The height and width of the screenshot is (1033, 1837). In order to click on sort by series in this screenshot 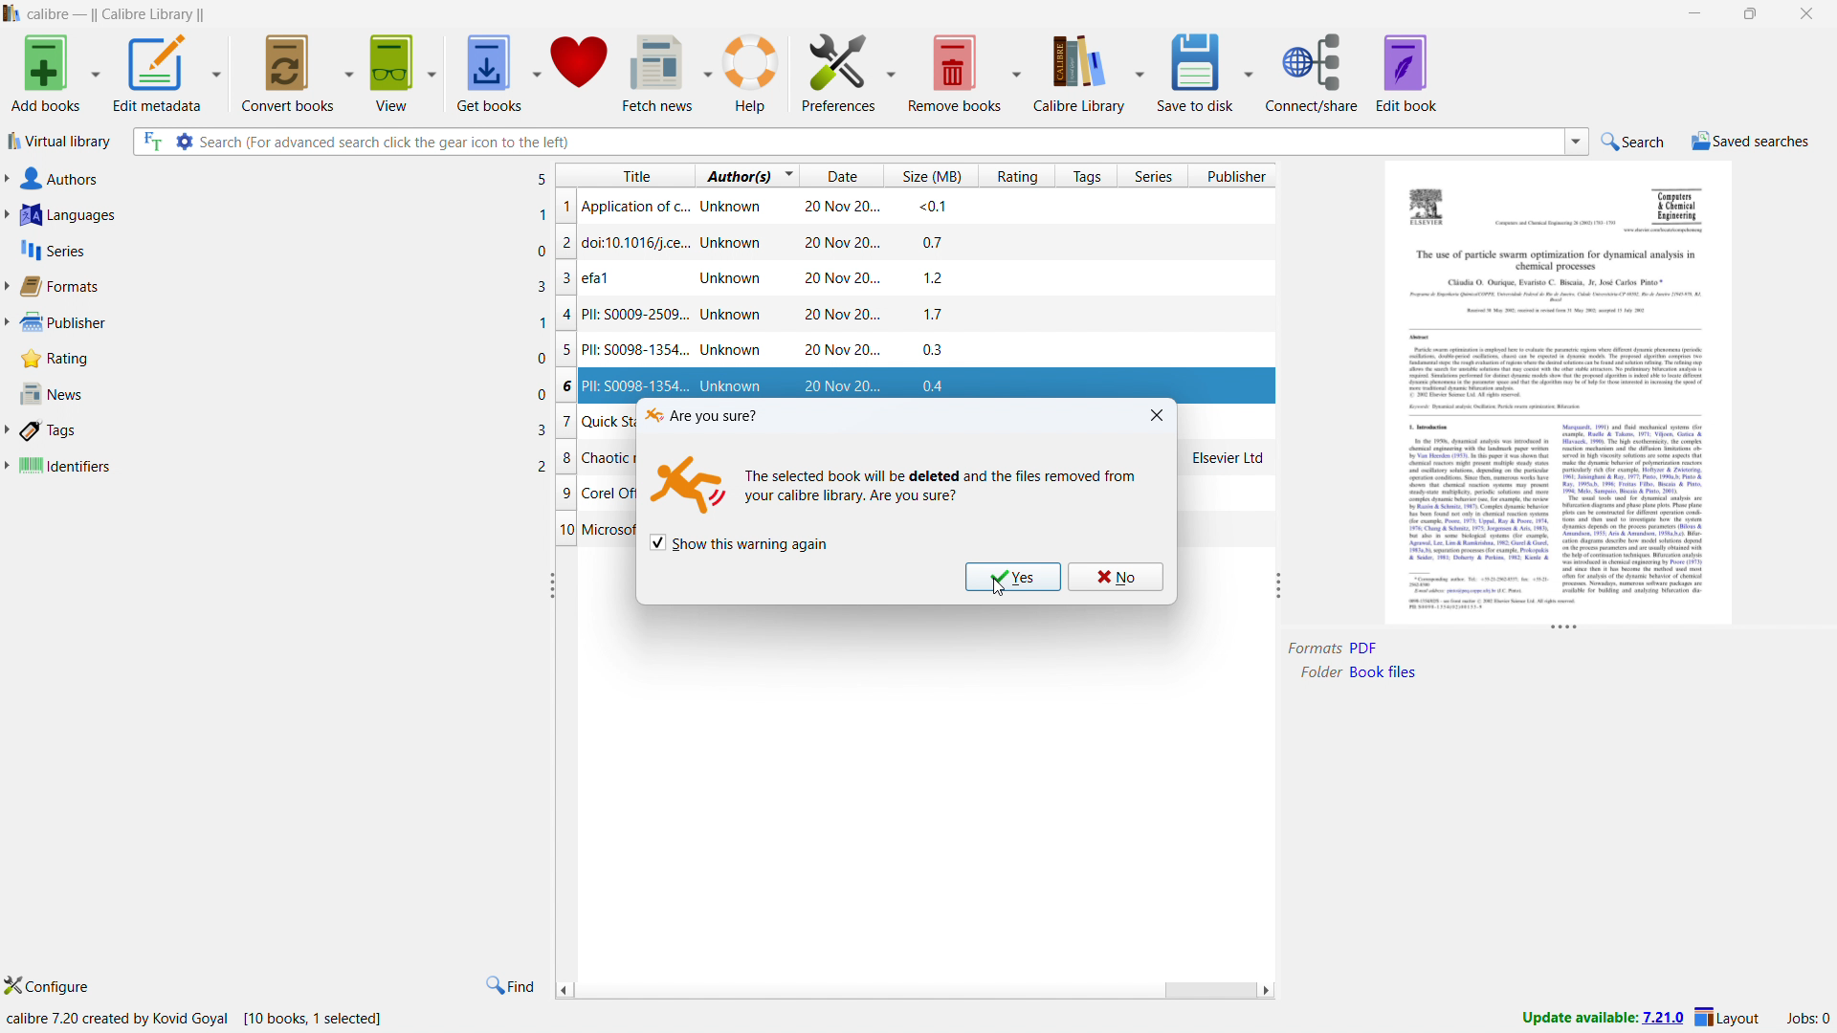, I will do `click(1151, 175)`.